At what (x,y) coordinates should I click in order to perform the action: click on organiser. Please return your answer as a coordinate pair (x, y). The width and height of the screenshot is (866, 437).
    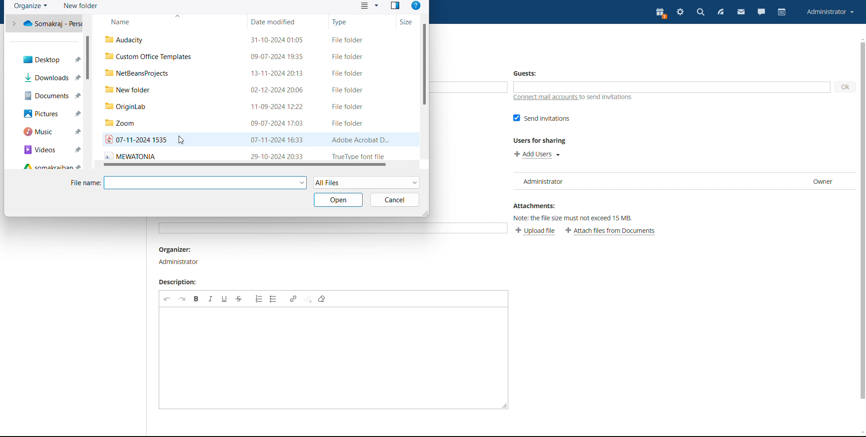
    Looking at the image, I should click on (180, 256).